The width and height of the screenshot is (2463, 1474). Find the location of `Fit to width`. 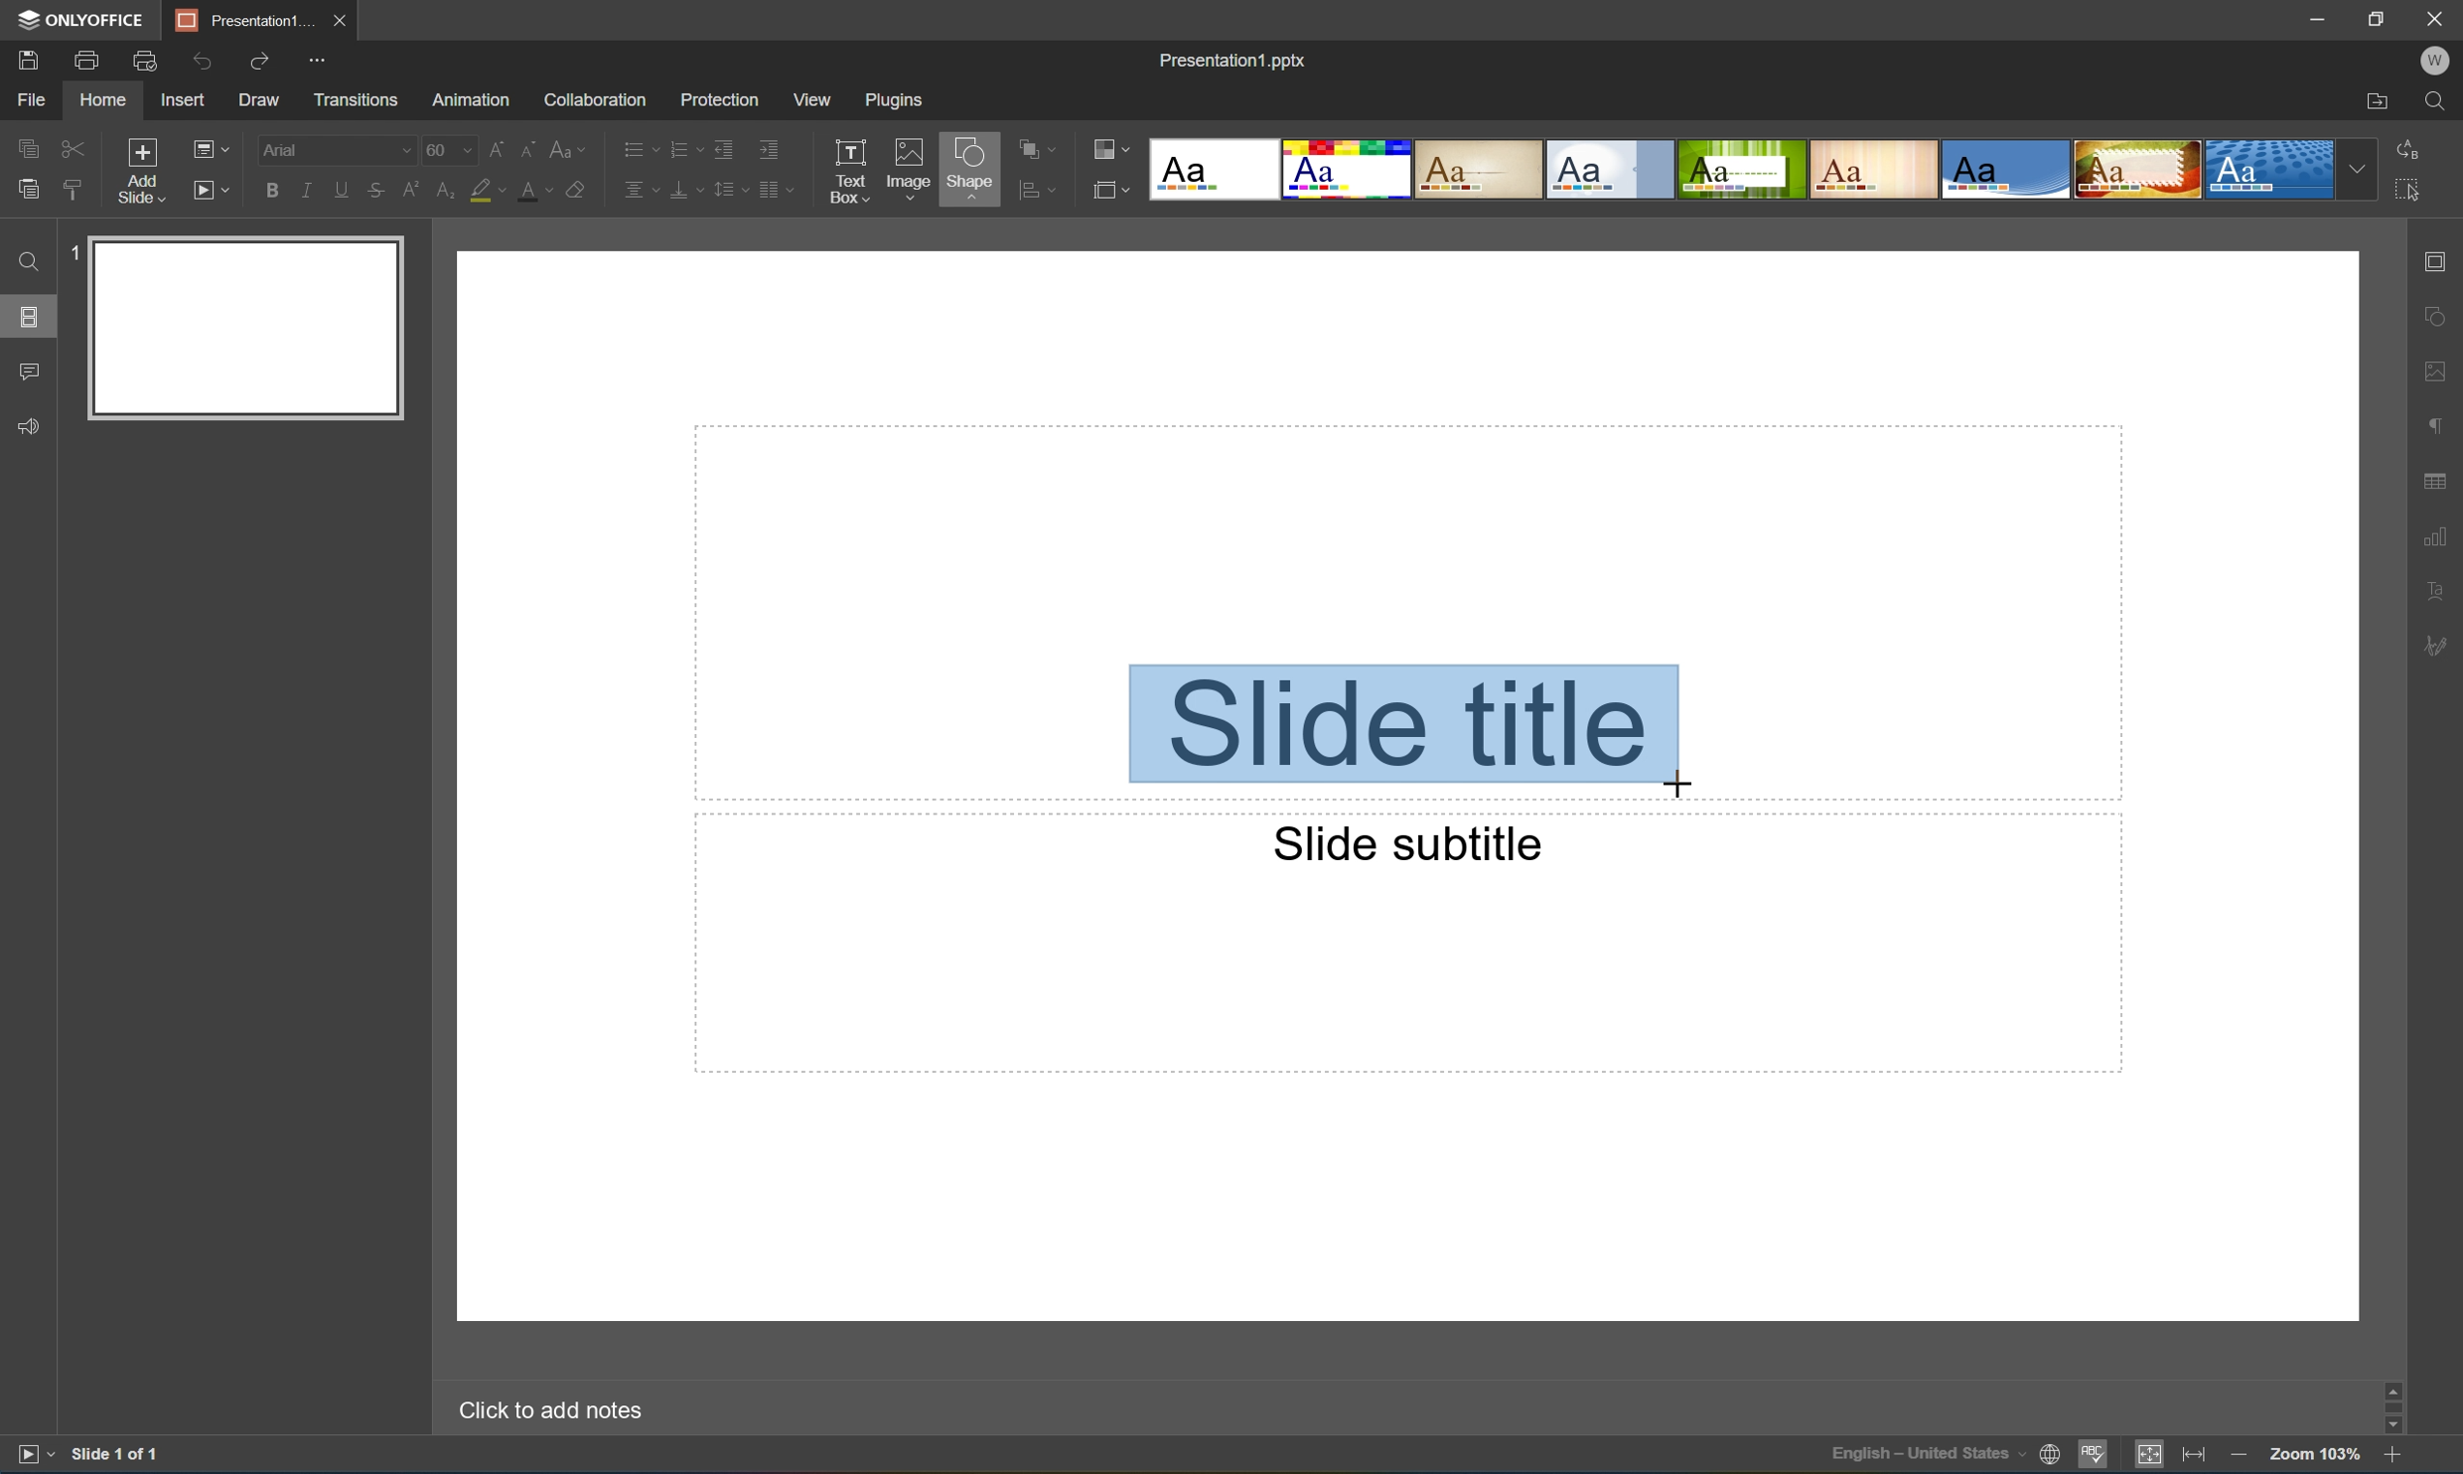

Fit to width is located at coordinates (2194, 1456).